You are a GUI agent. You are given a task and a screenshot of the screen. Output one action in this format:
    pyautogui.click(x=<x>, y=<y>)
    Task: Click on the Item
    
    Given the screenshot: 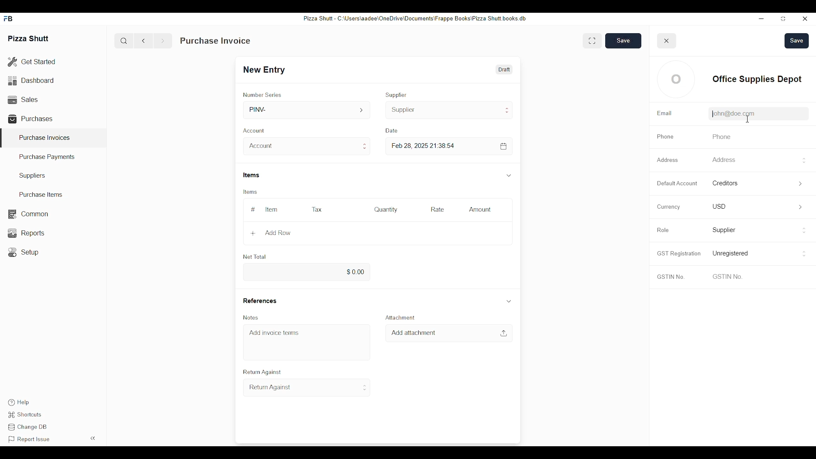 What is the action you would take?
    pyautogui.click(x=272, y=210)
    